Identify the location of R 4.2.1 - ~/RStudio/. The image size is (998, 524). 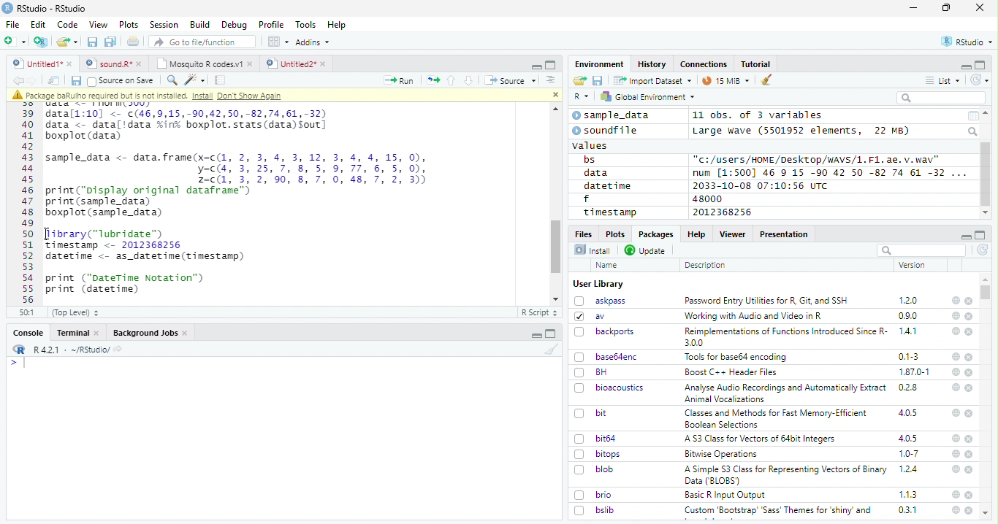
(69, 350).